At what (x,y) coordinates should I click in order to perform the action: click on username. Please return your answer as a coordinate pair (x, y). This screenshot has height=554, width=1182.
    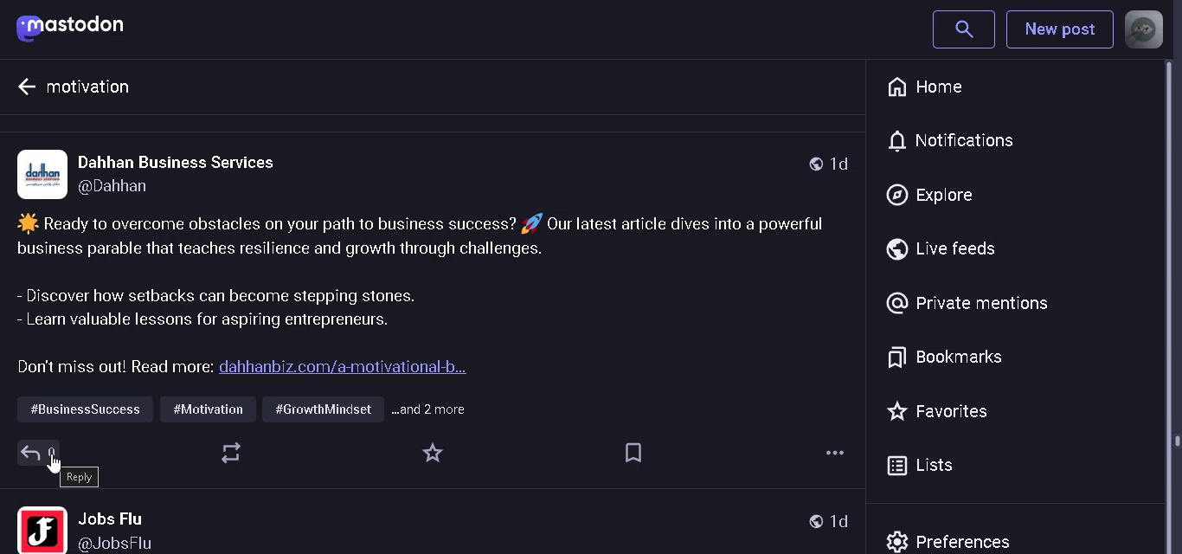
    Looking at the image, I should click on (185, 162).